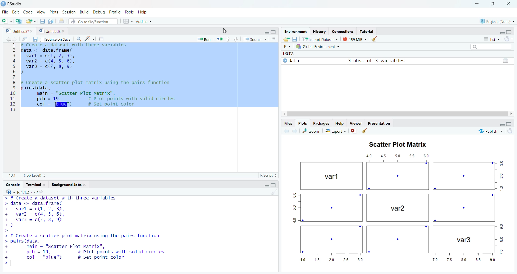 The image size is (517, 274). Describe the element at coordinates (356, 124) in the screenshot. I see ` Viewer` at that location.